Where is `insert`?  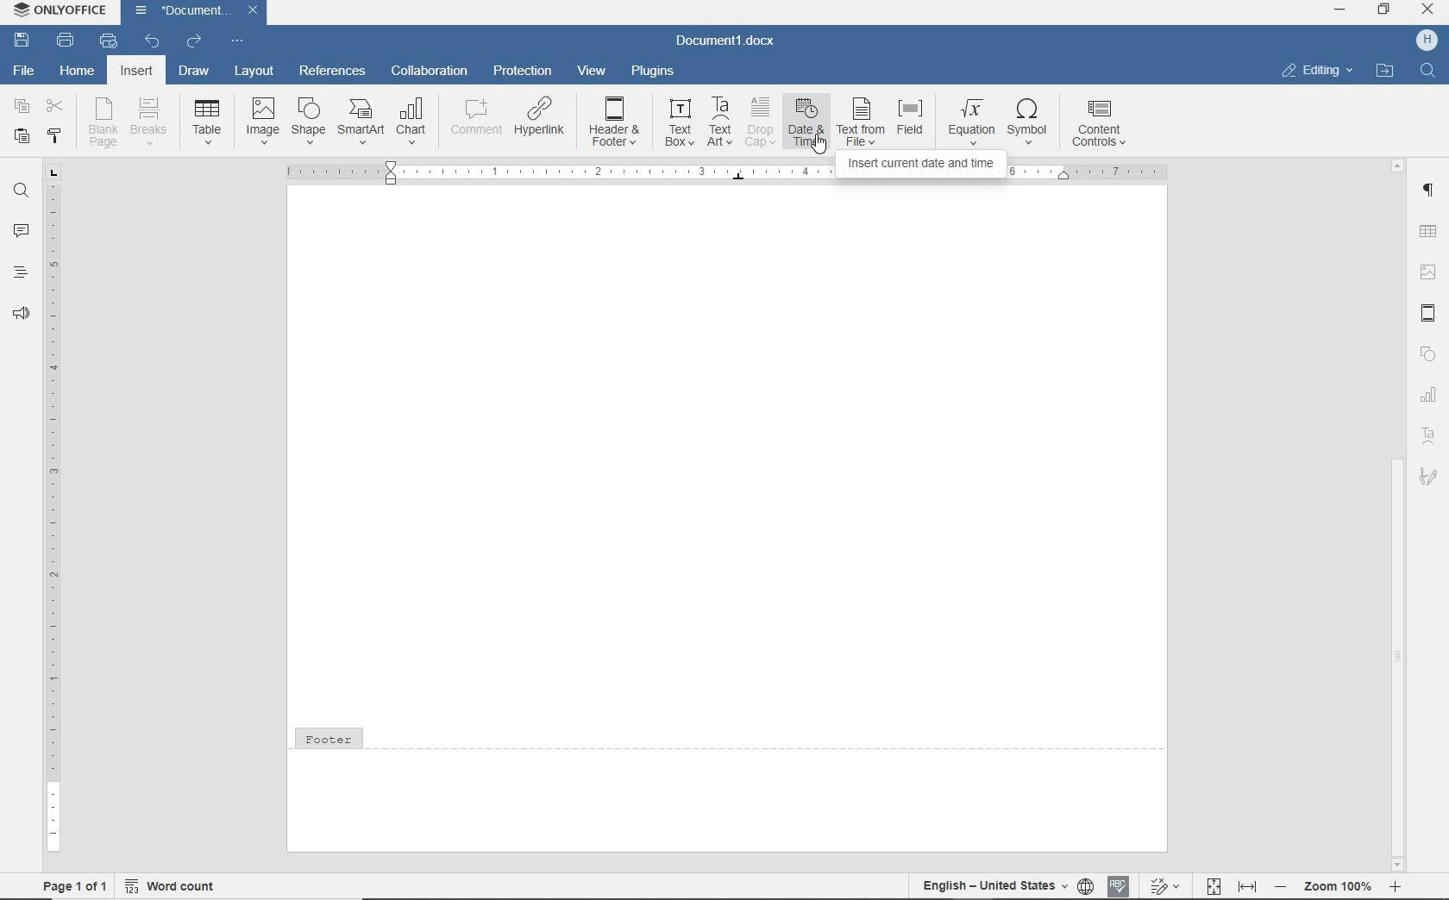
insert is located at coordinates (137, 71).